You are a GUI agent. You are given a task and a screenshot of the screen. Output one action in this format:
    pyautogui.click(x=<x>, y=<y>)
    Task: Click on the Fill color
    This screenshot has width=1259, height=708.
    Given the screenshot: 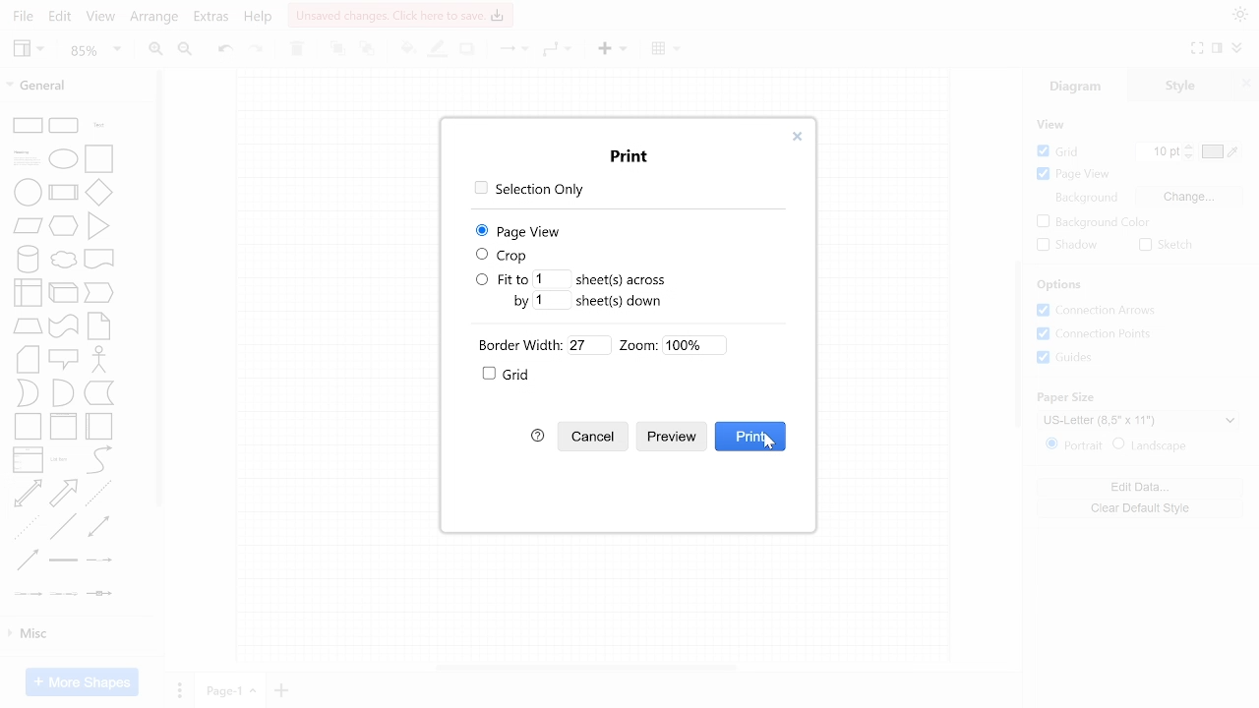 What is the action you would take?
    pyautogui.click(x=405, y=48)
    